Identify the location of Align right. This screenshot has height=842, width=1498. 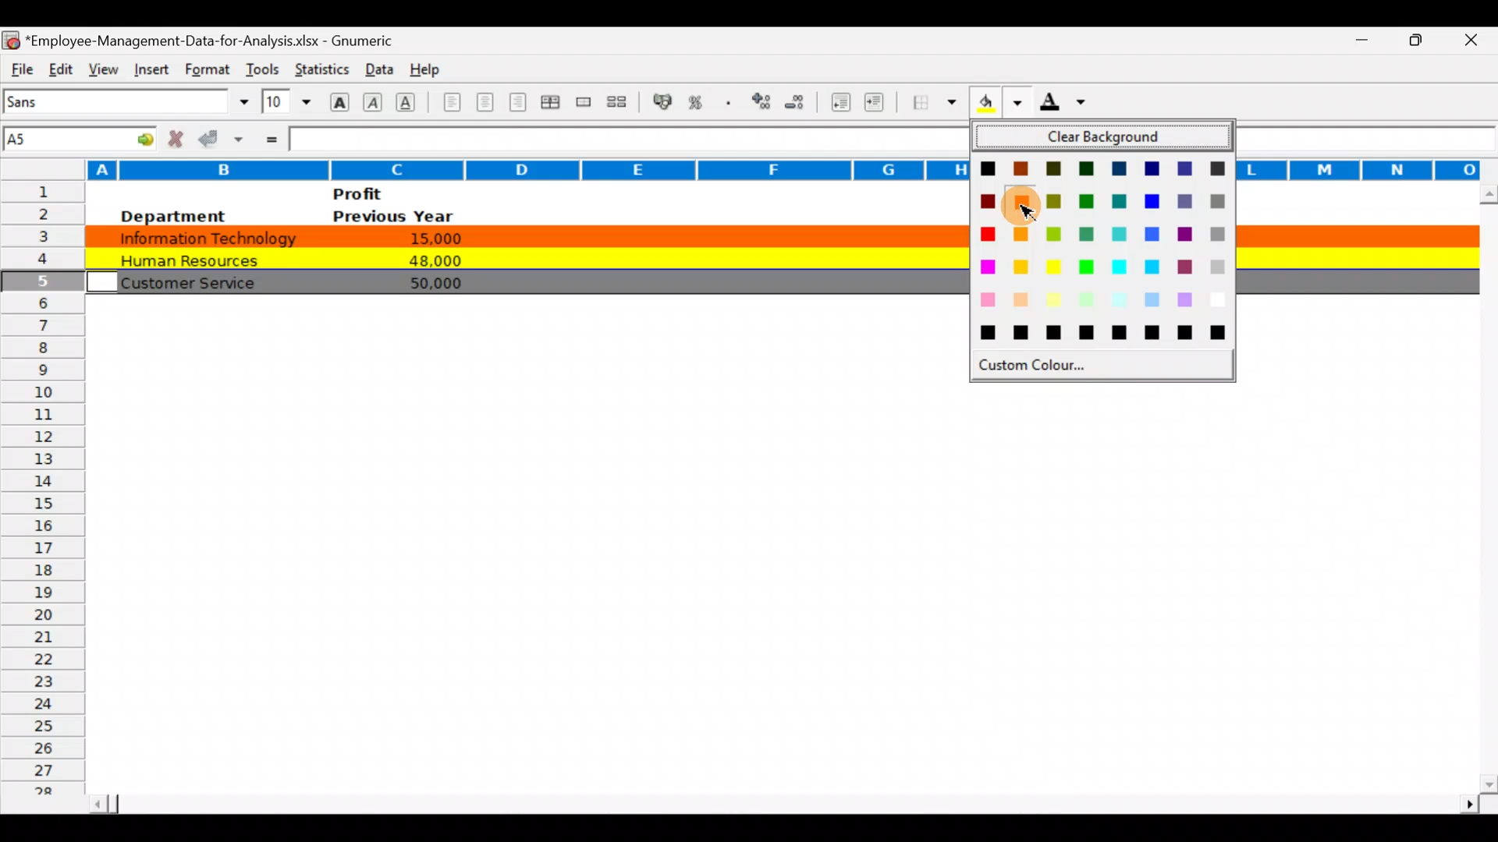
(520, 102).